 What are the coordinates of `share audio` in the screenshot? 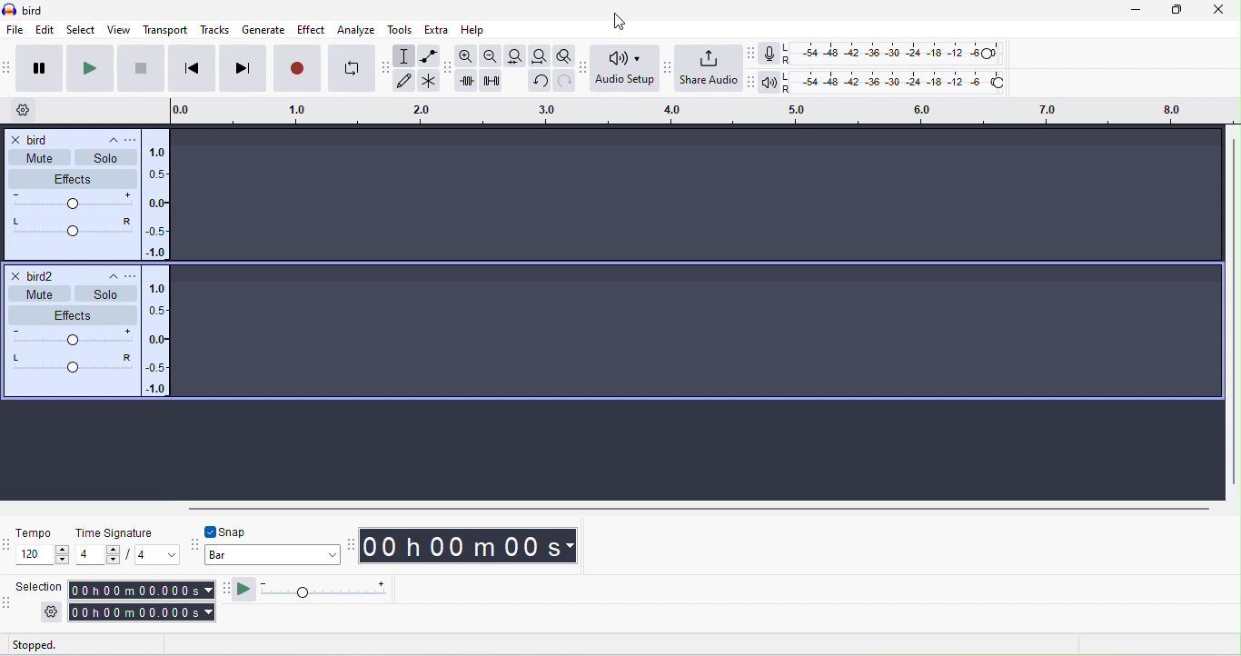 It's located at (711, 69).